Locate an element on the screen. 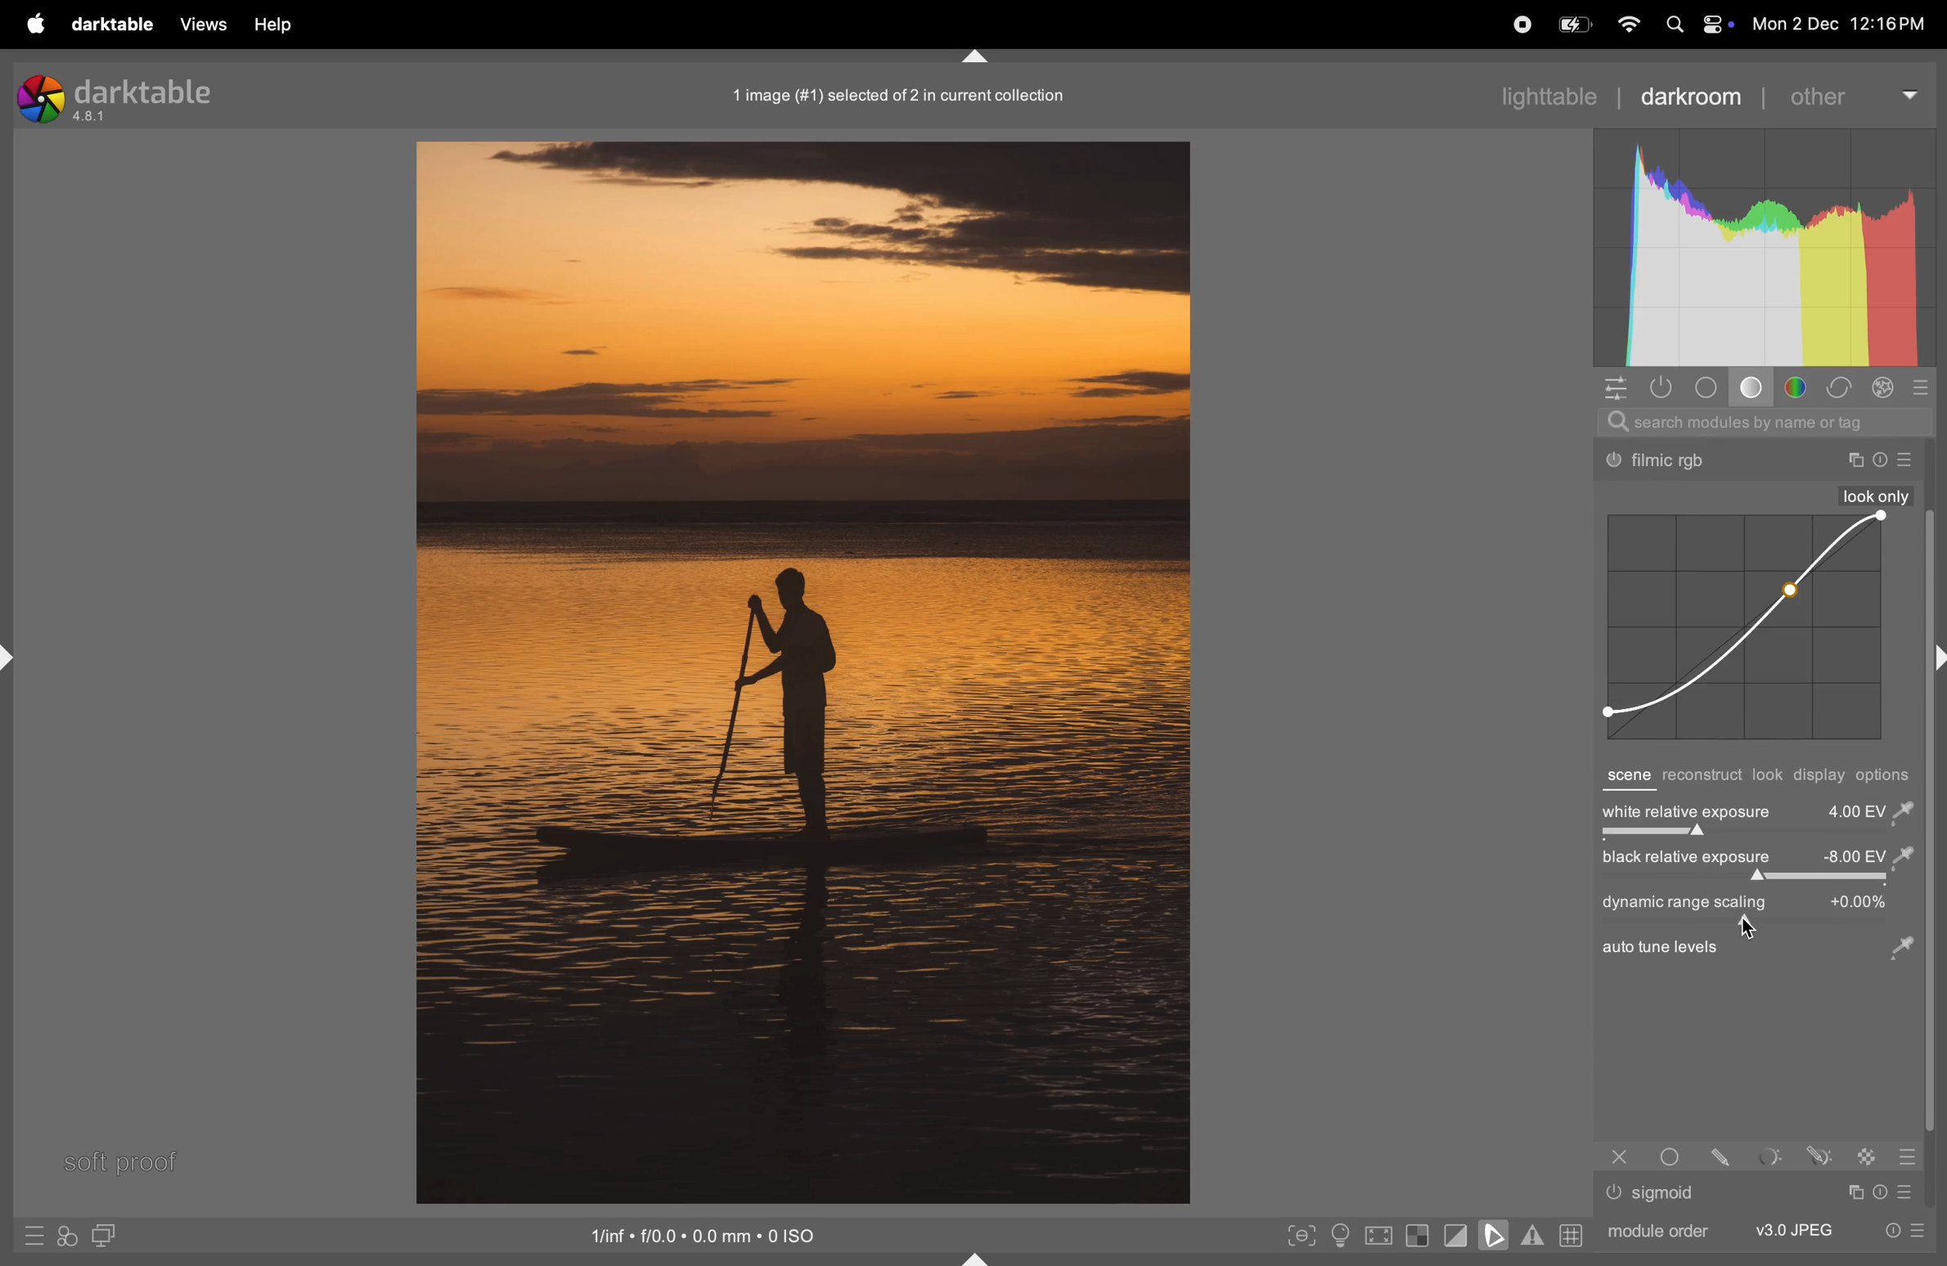 Image resolution: width=1947 pixels, height=1266 pixels.  is located at coordinates (1614, 1192).